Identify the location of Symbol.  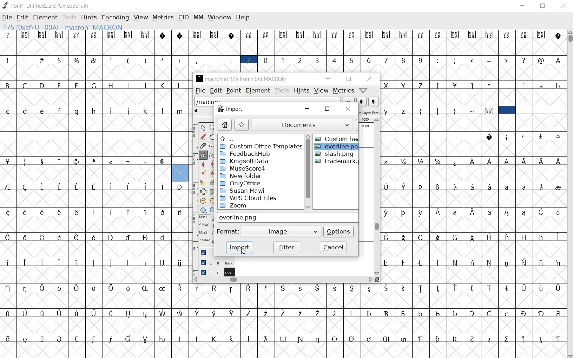
(472, 313).